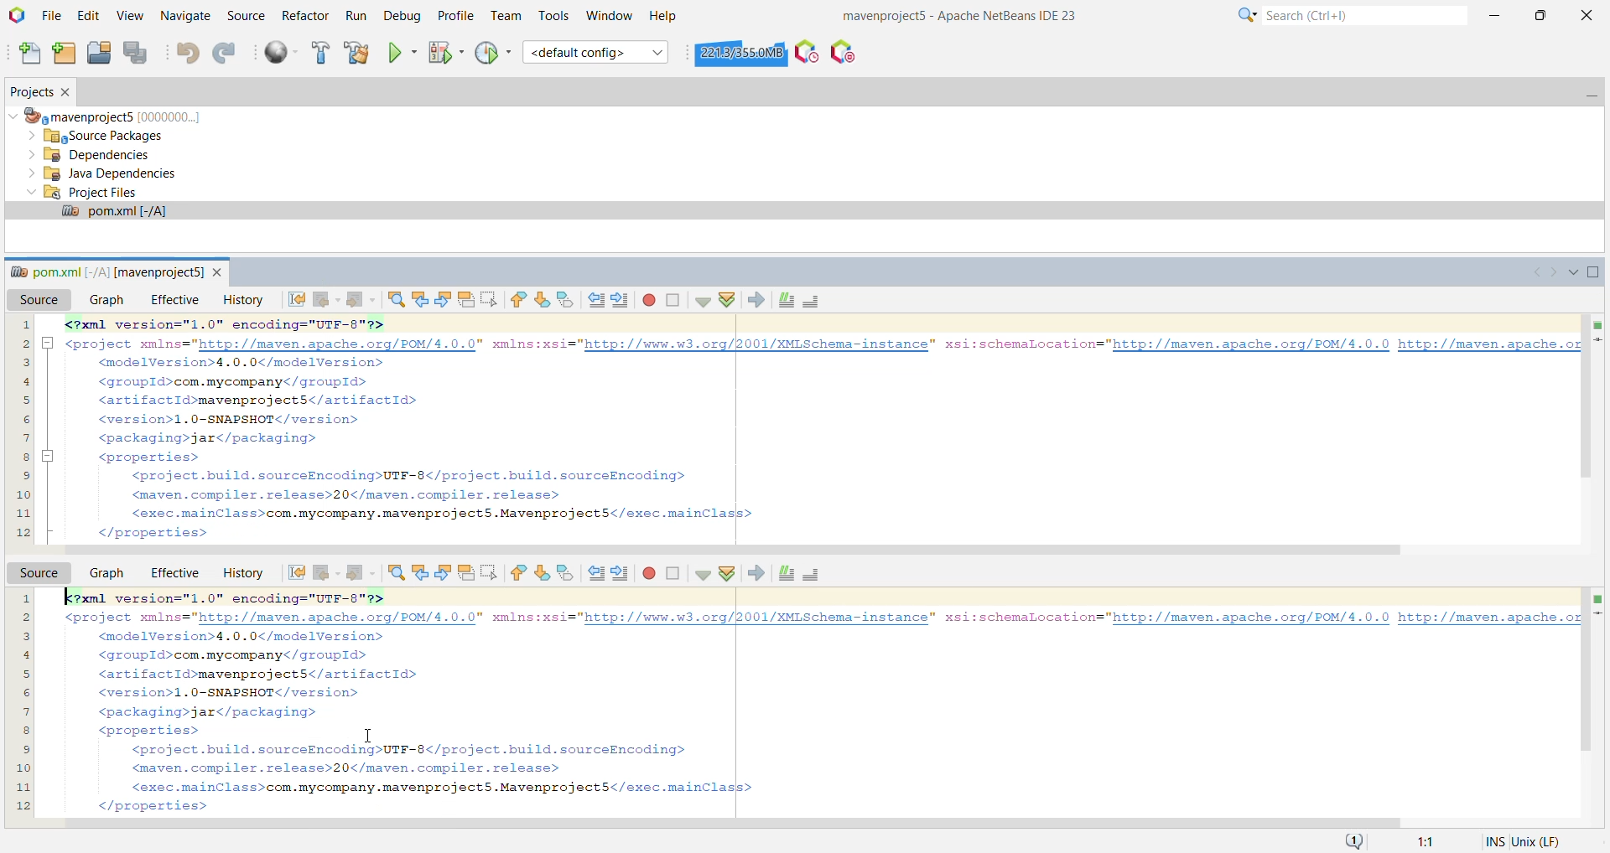 This screenshot has height=853, width=1610. I want to click on Forward, so click(361, 573).